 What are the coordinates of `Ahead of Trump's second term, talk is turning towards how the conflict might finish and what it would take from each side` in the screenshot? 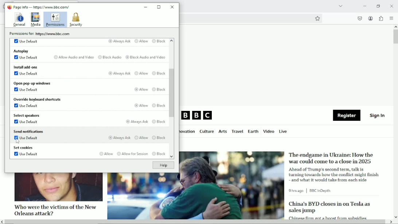 It's located at (335, 174).